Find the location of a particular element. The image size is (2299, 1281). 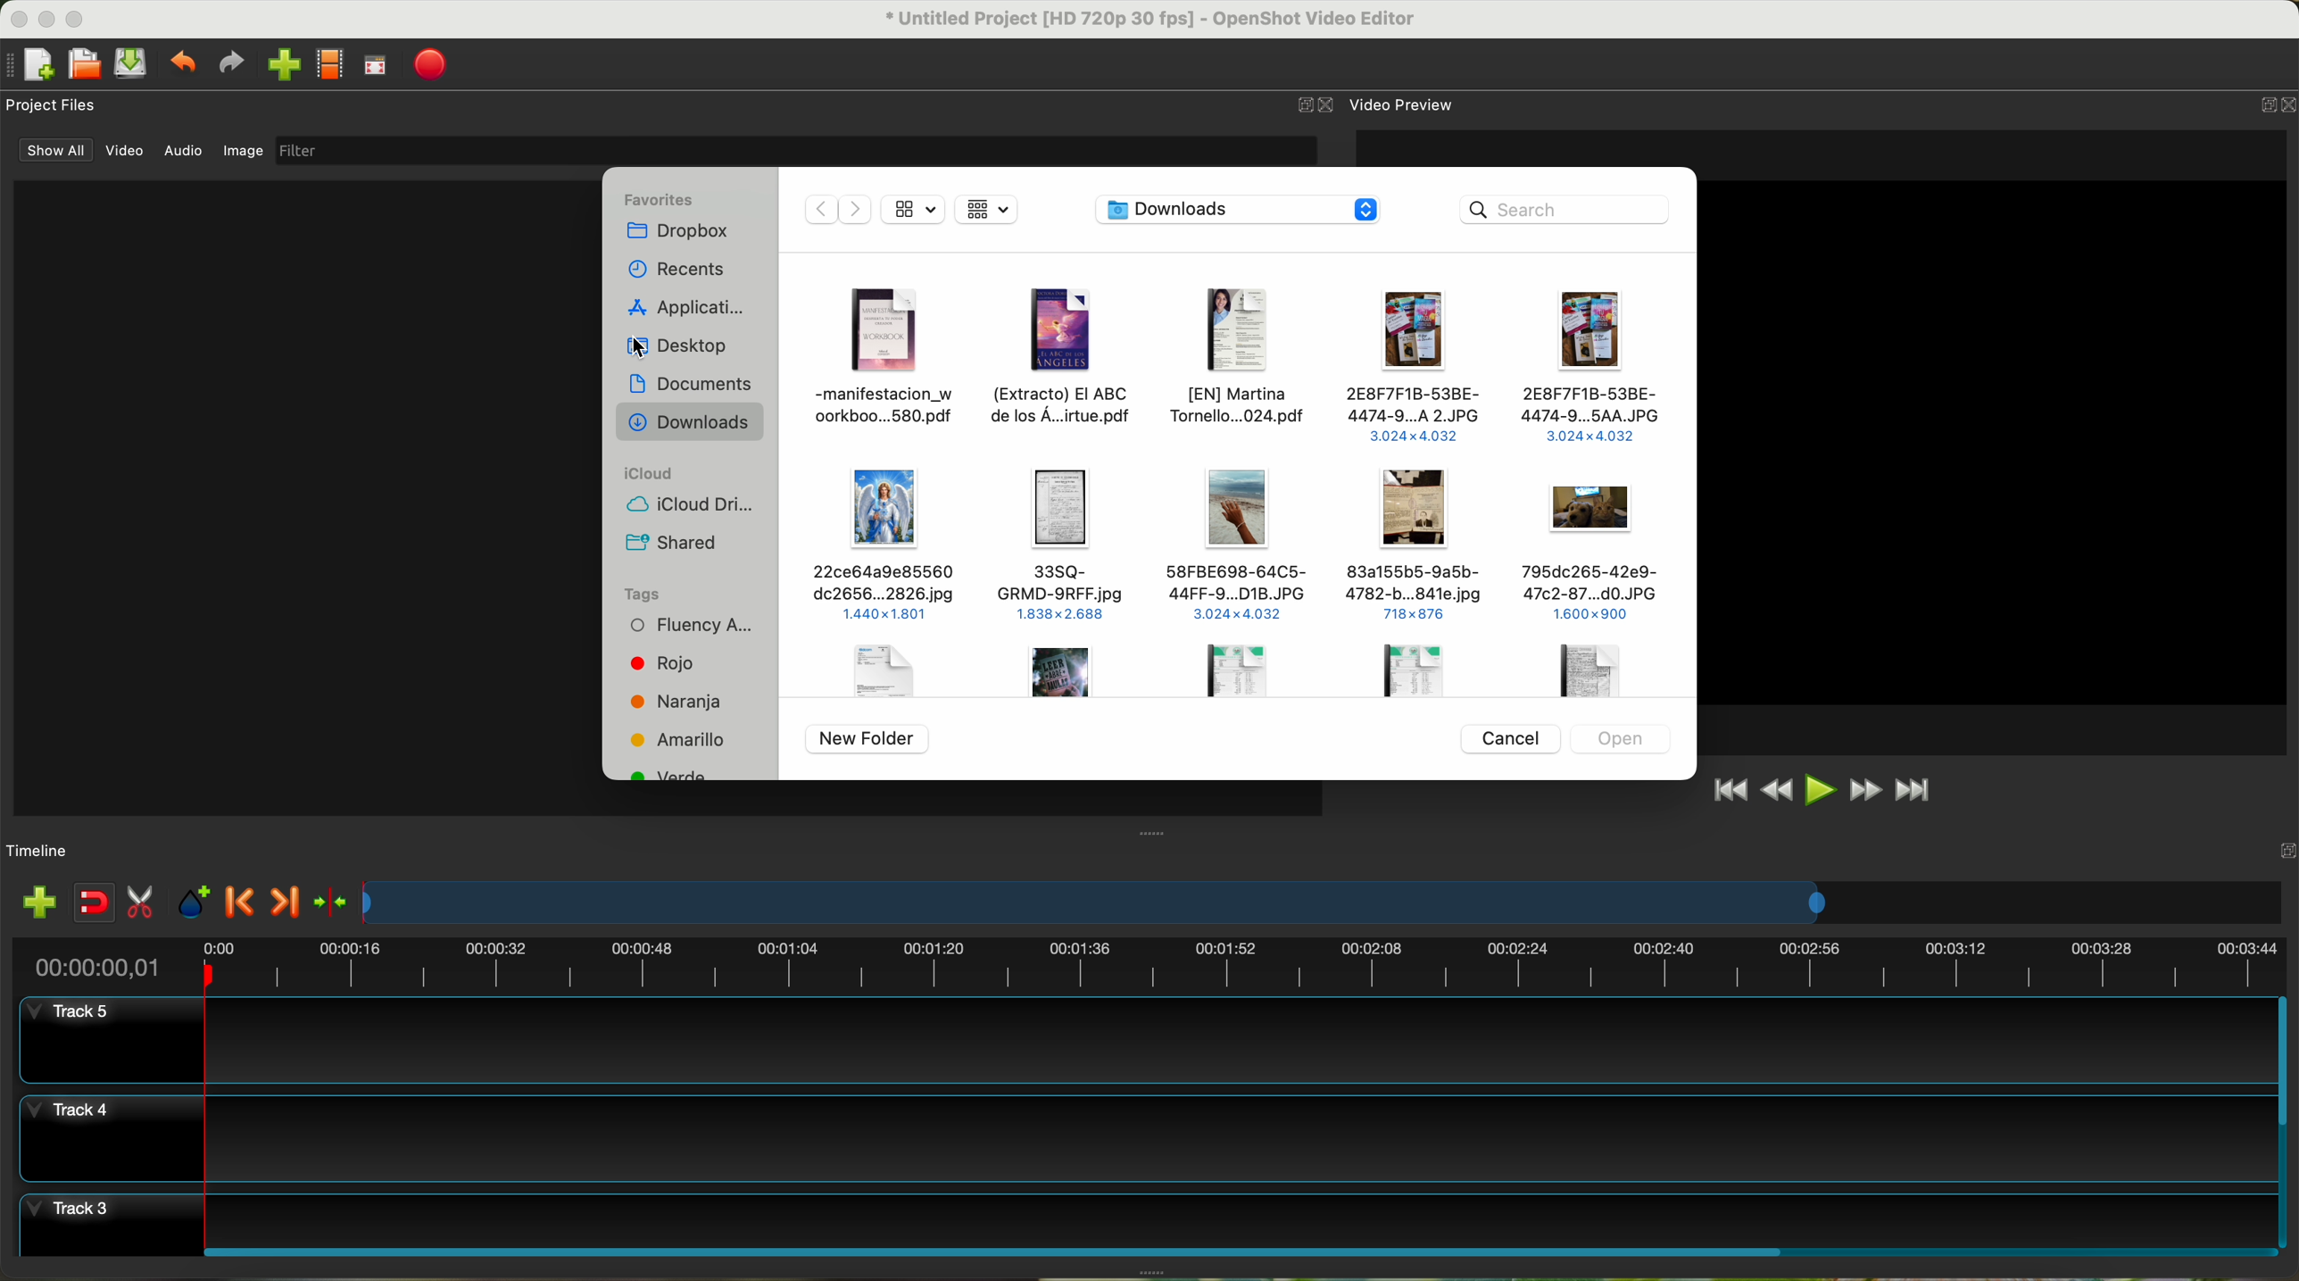

filter is located at coordinates (794, 150).